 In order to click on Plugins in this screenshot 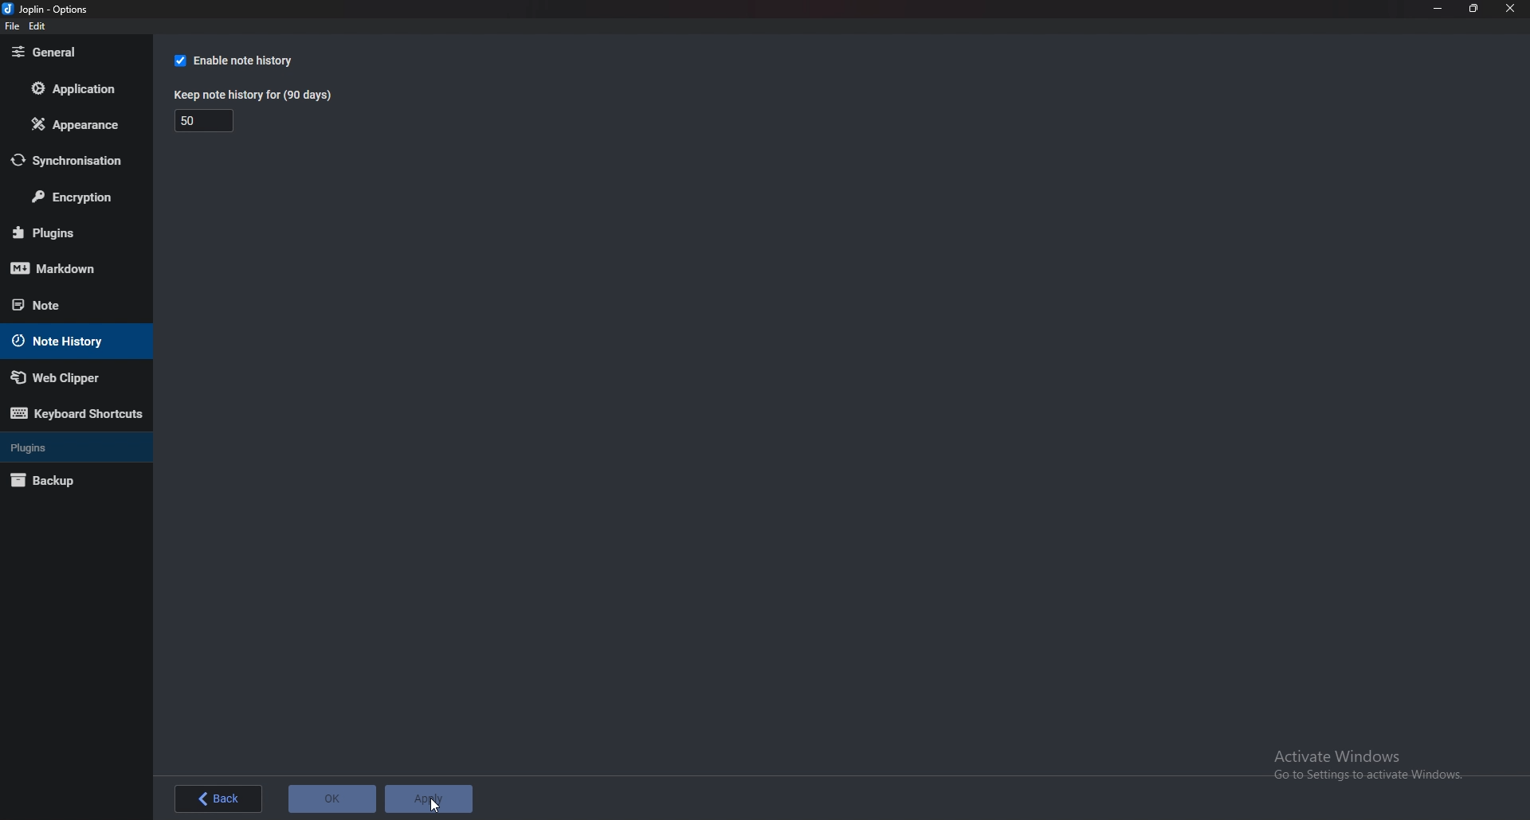, I will do `click(67, 234)`.